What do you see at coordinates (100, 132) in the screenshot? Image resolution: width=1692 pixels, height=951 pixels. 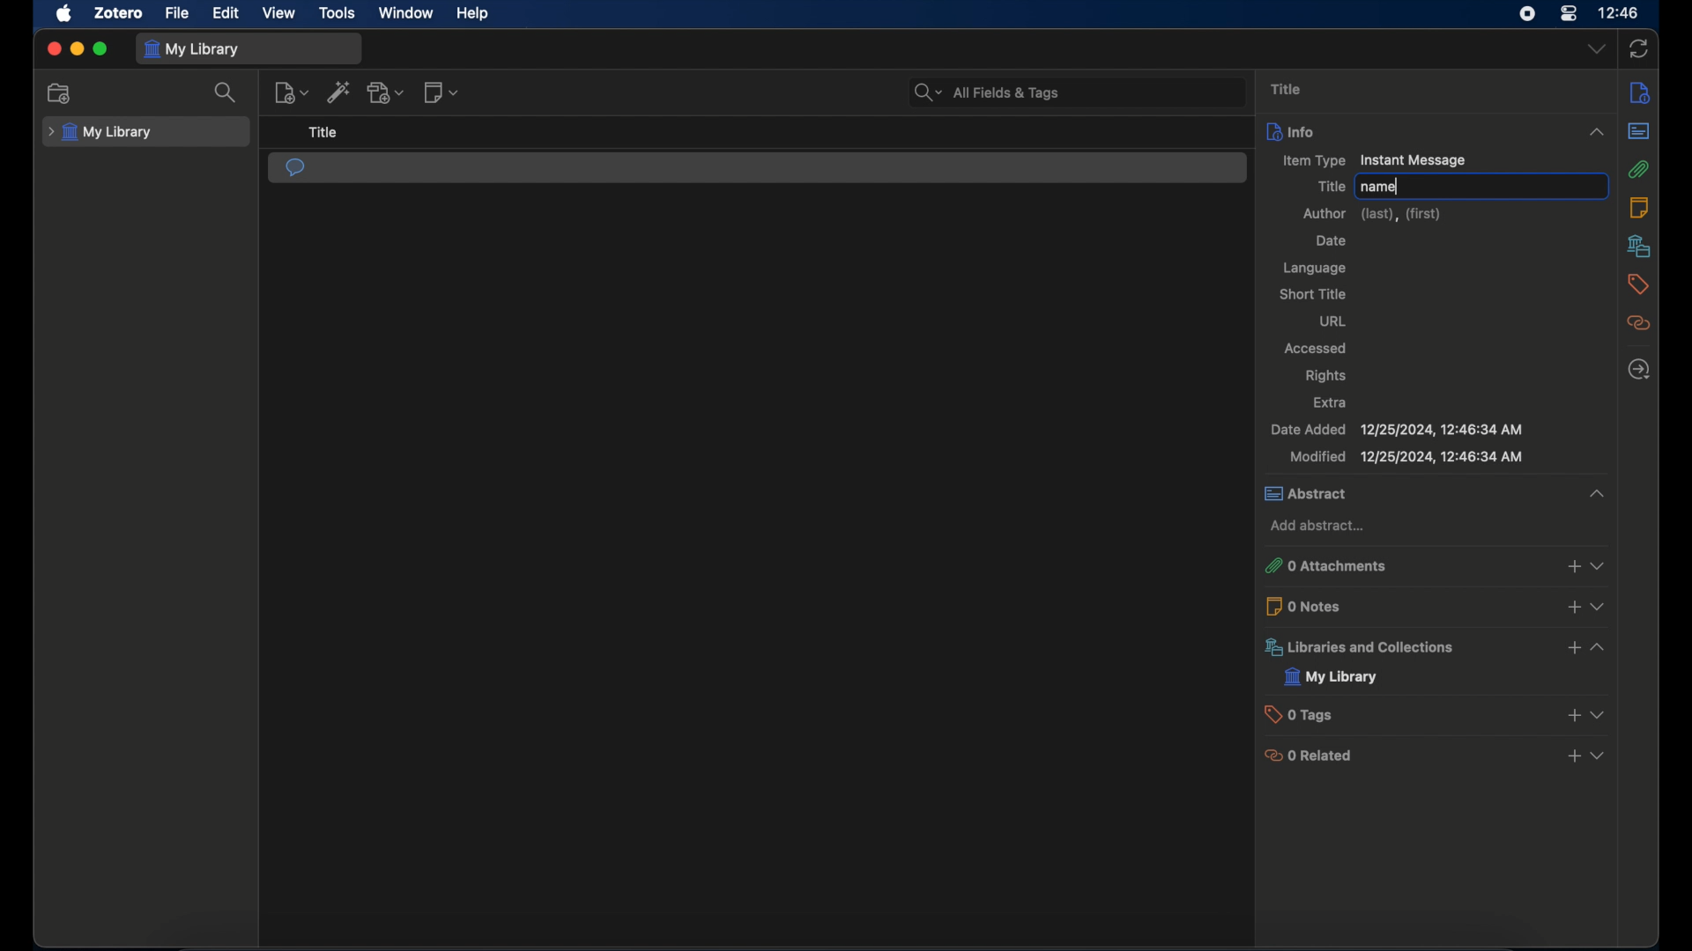 I see `my library` at bounding box center [100, 132].